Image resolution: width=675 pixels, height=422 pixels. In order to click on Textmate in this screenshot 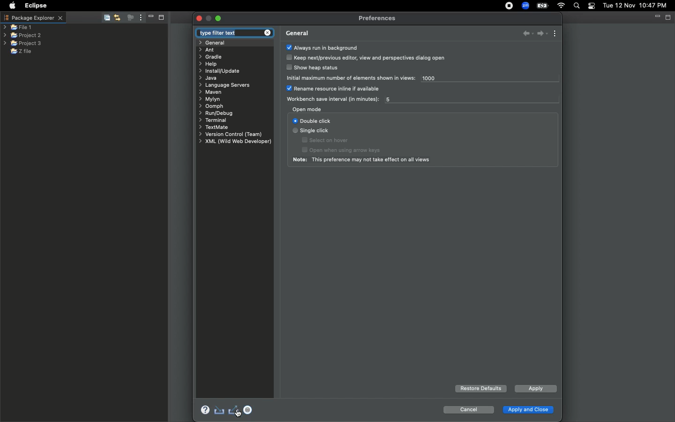, I will do `click(215, 128)`.